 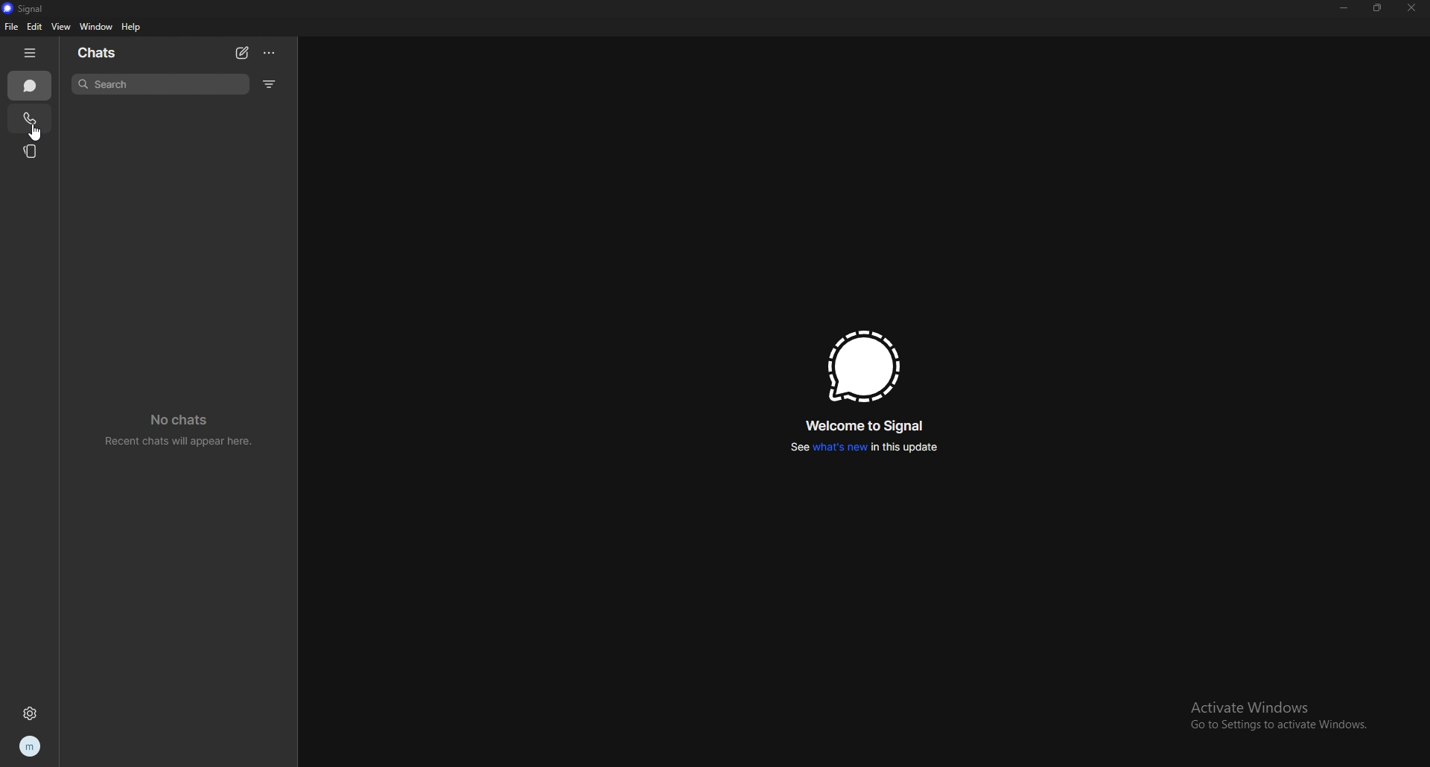 What do you see at coordinates (242, 53) in the screenshot?
I see `new chat` at bounding box center [242, 53].